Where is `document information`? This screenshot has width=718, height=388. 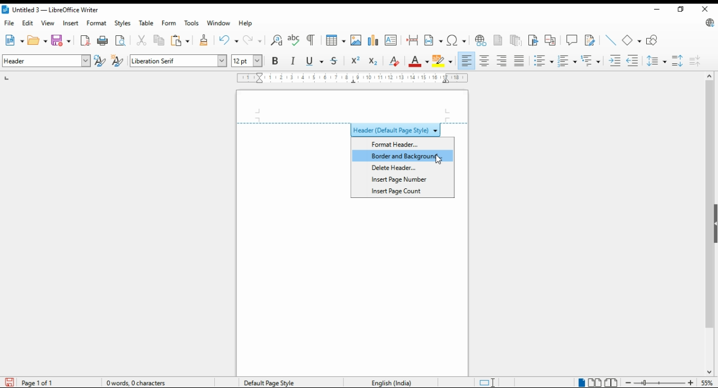
document information is located at coordinates (140, 382).